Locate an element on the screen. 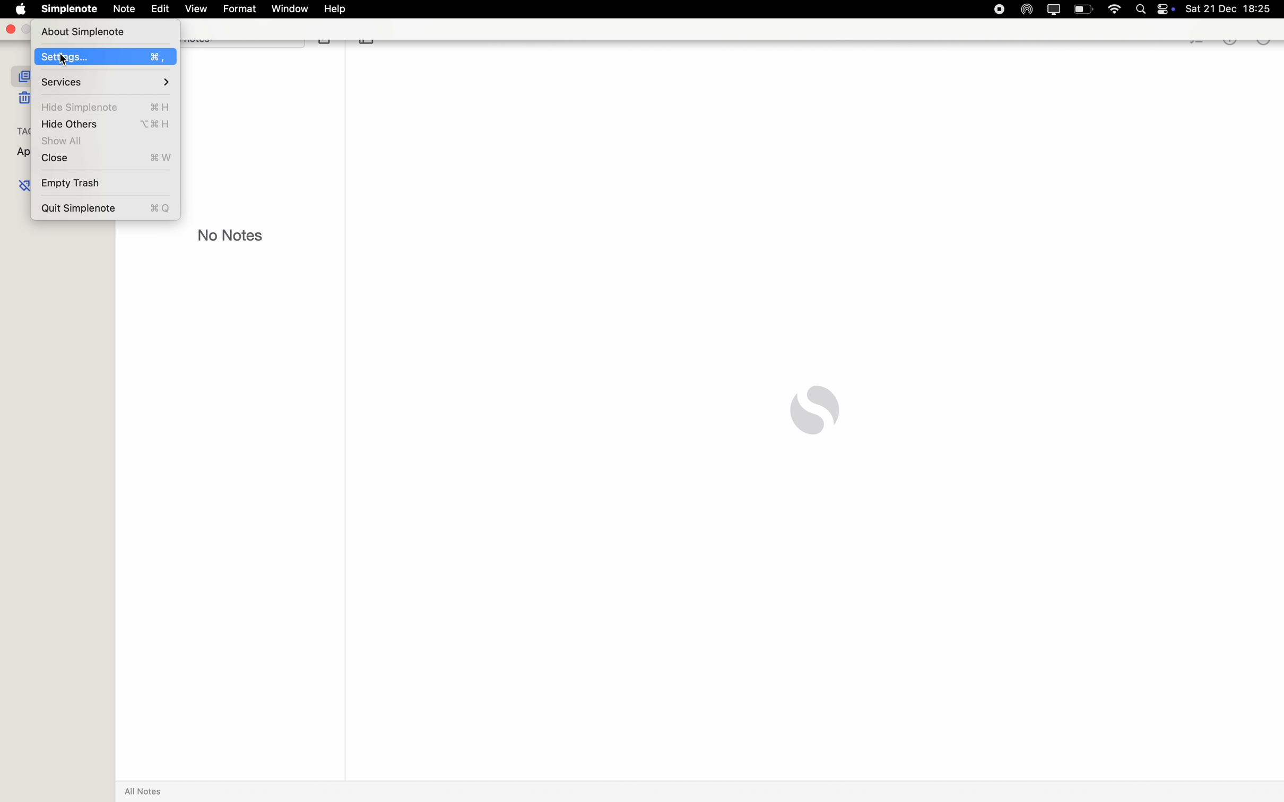 The height and width of the screenshot is (802, 1284). empty trash is located at coordinates (72, 181).